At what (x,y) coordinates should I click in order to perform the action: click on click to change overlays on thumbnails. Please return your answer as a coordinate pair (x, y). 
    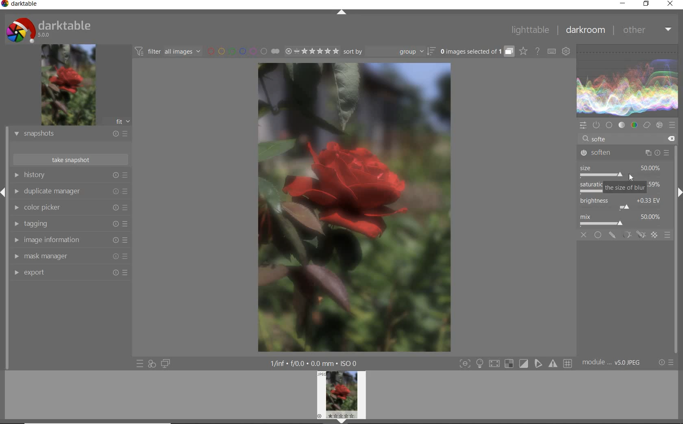
    Looking at the image, I should click on (522, 51).